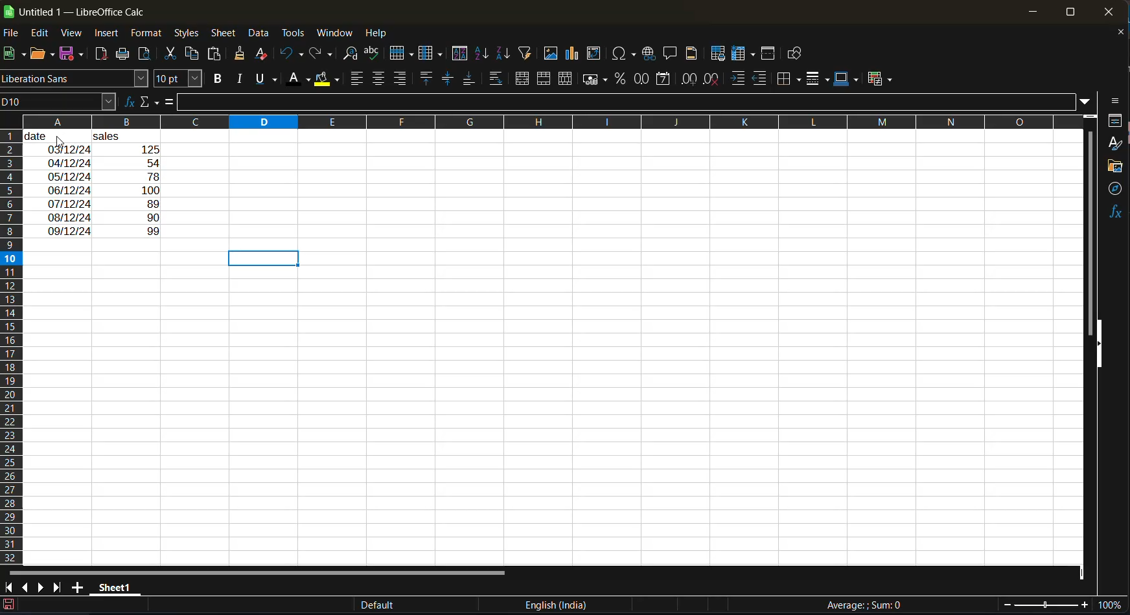 The image size is (1130, 615). What do you see at coordinates (115, 589) in the screenshot?
I see `sheet name` at bounding box center [115, 589].